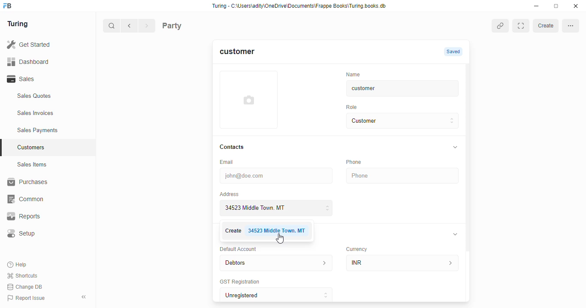 This screenshot has width=586, height=308. What do you see at coordinates (53, 146) in the screenshot?
I see `Customers` at bounding box center [53, 146].